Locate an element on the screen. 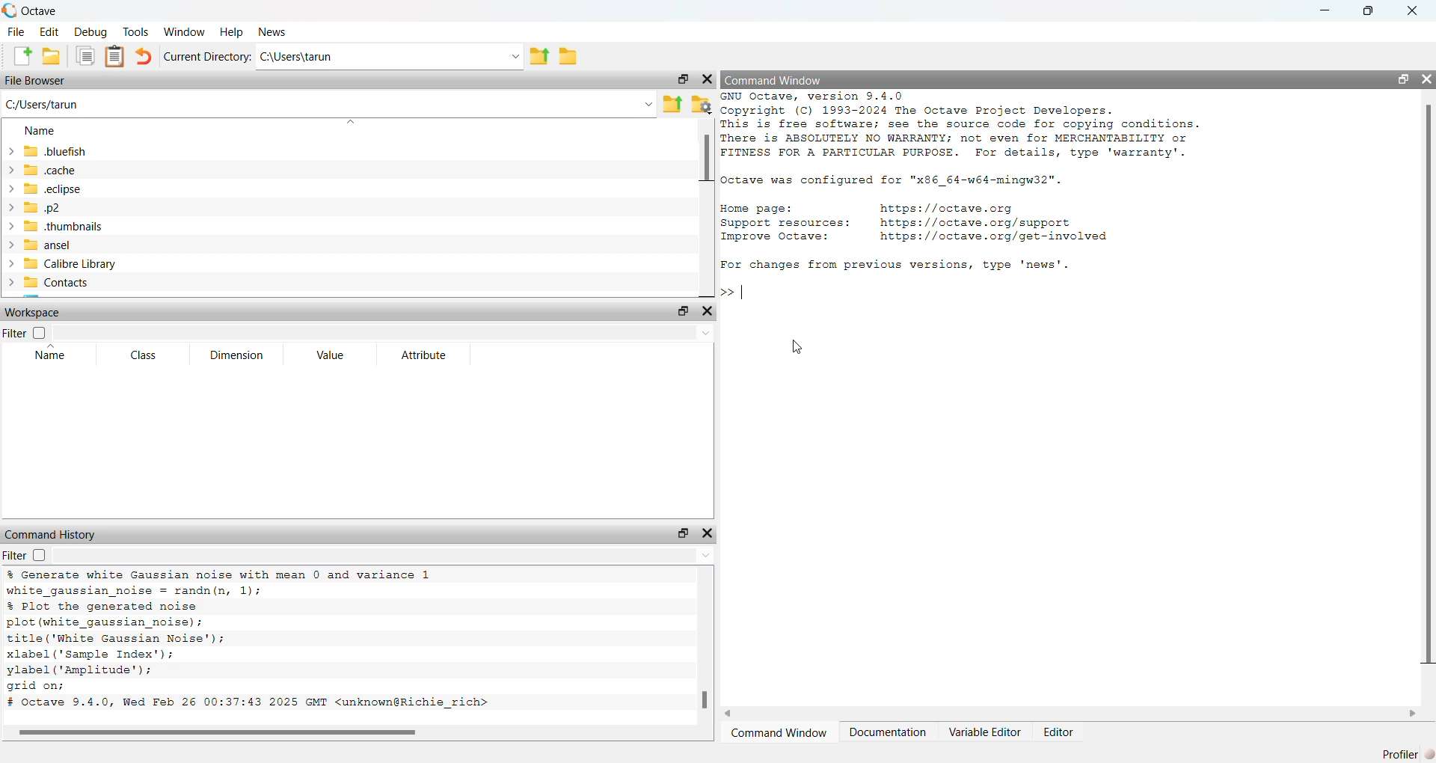 Image resolution: width=1436 pixels, height=763 pixels. document clipboard is located at coordinates (114, 56).